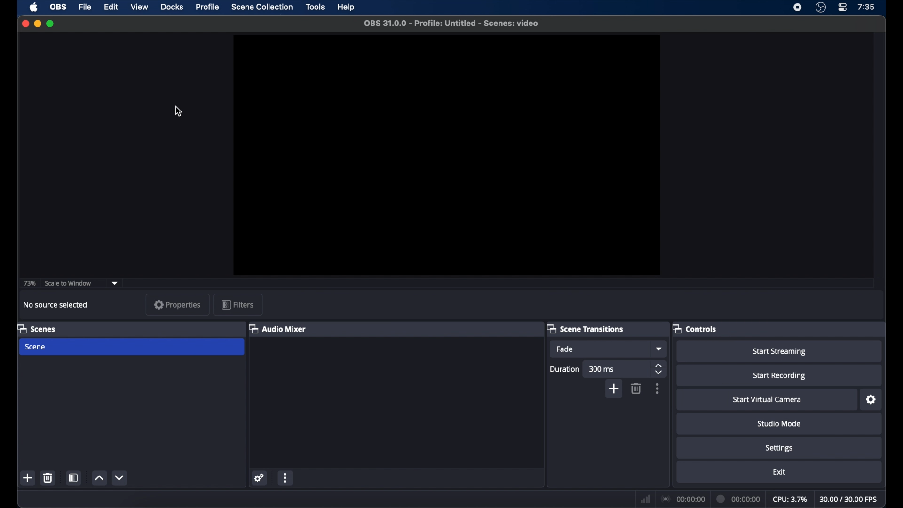 The image size is (903, 508). I want to click on view, so click(139, 7).